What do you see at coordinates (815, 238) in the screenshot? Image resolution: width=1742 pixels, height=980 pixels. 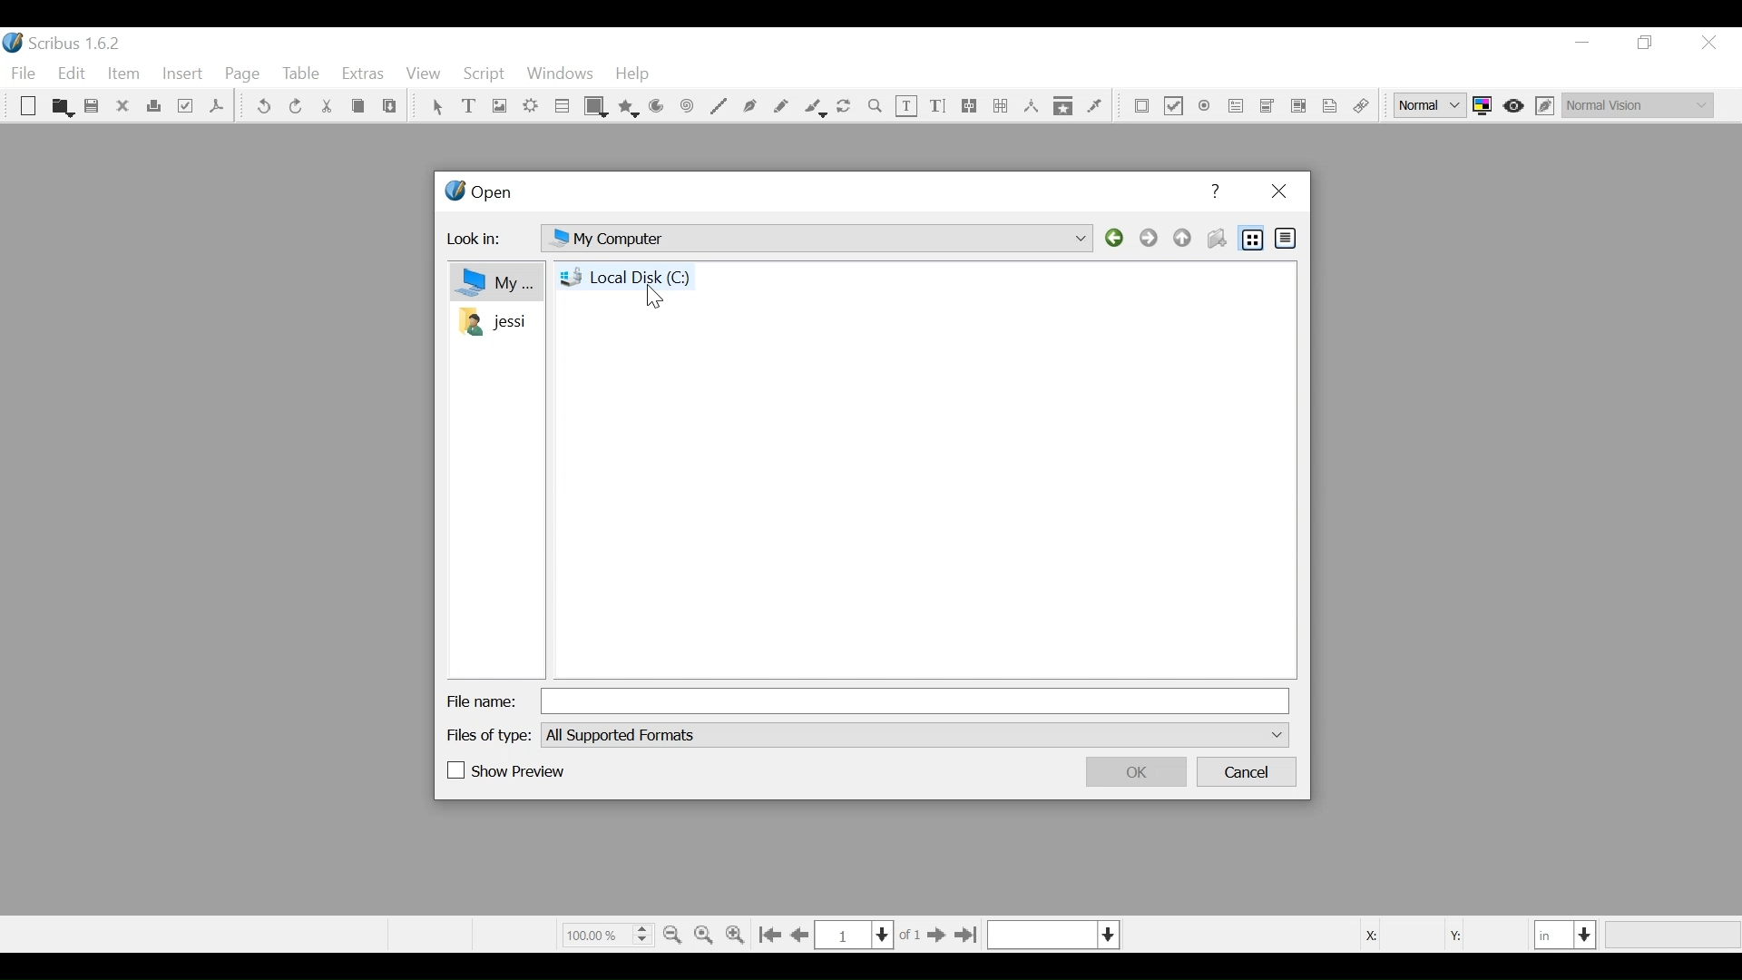 I see `Path` at bounding box center [815, 238].